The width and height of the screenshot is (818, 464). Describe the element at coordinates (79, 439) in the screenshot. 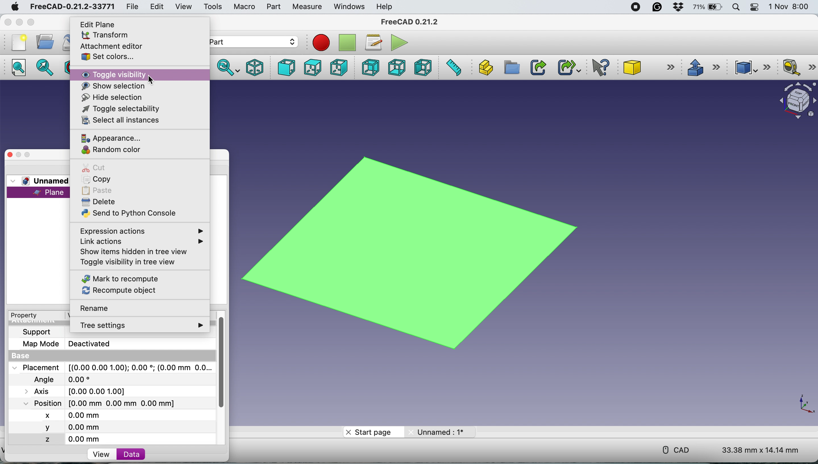

I see `z 0.00 mm` at that location.